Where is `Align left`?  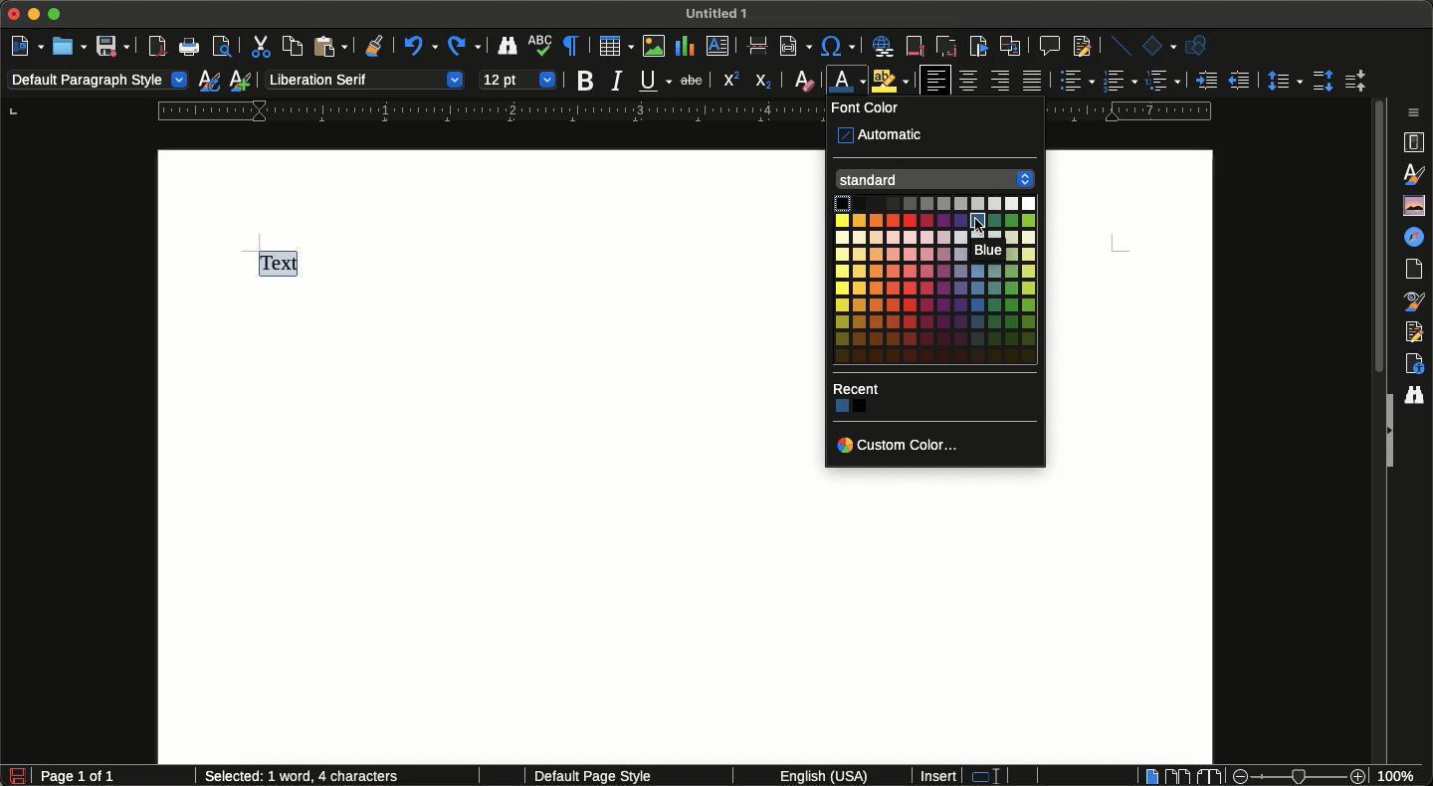 Align left is located at coordinates (934, 81).